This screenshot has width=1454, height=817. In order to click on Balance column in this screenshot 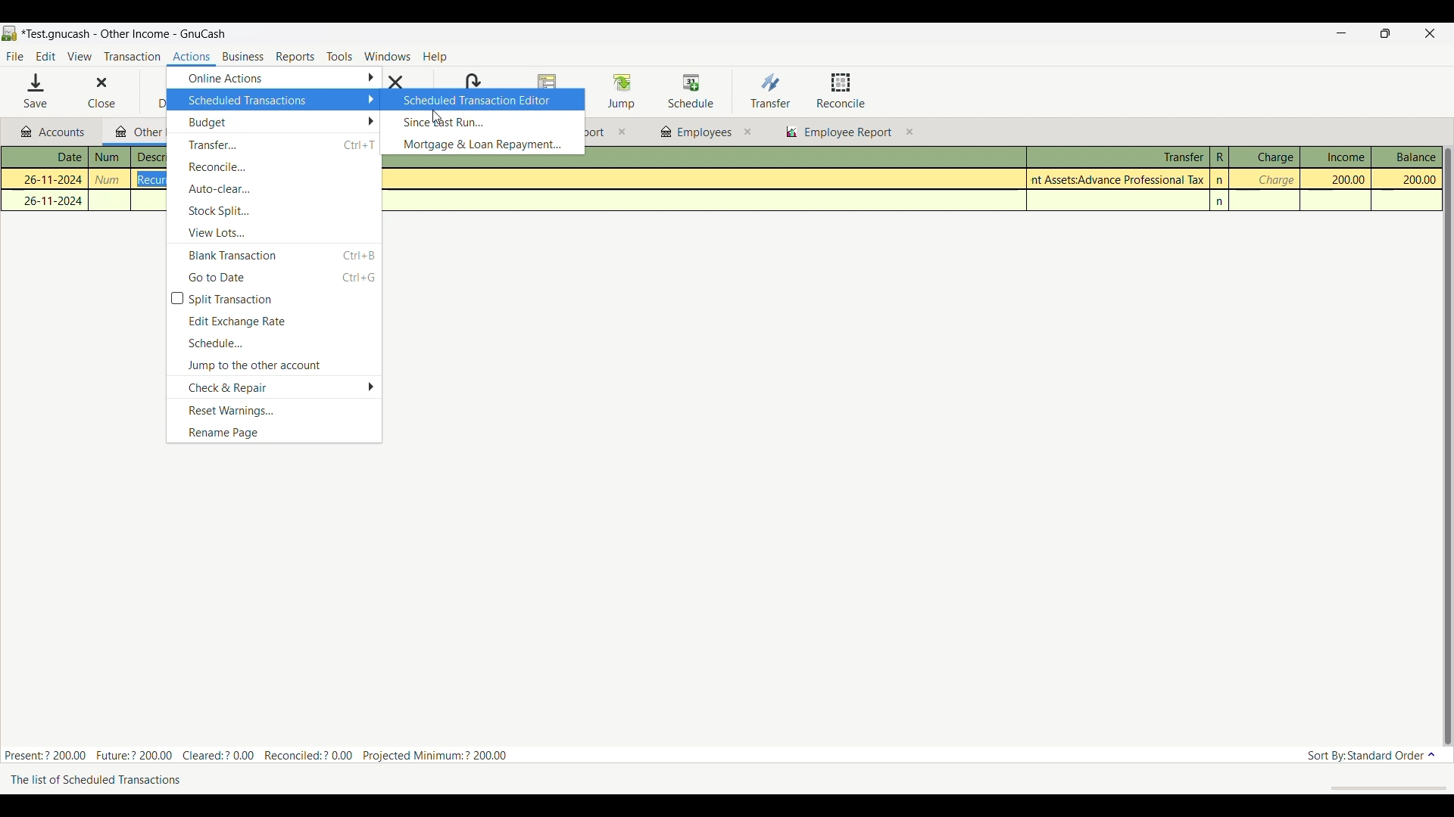, I will do `click(1407, 157)`.